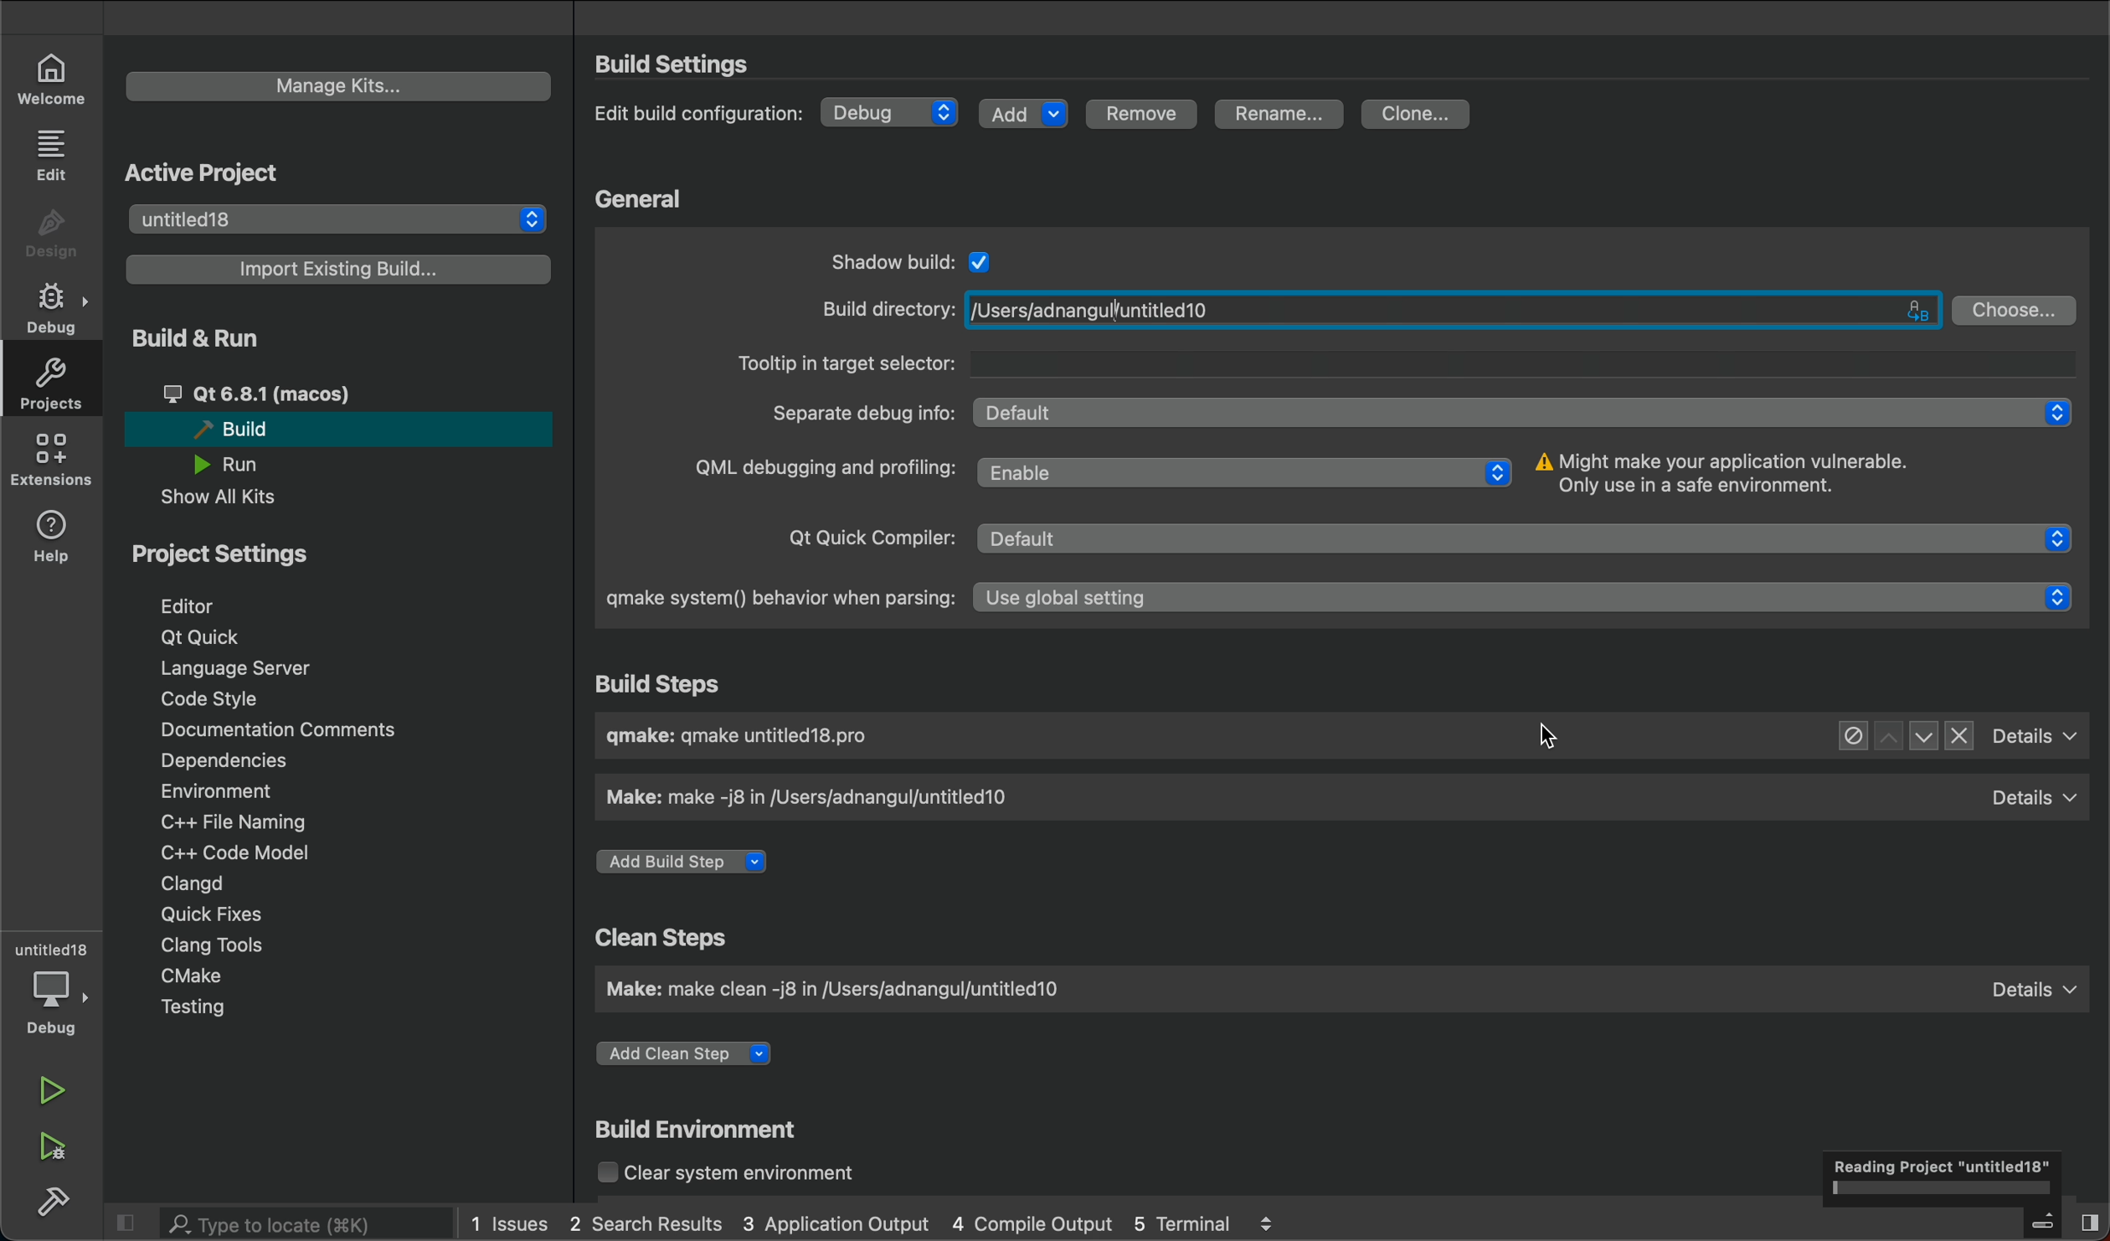  Describe the element at coordinates (861, 411) in the screenshot. I see `Separate debug info:` at that location.